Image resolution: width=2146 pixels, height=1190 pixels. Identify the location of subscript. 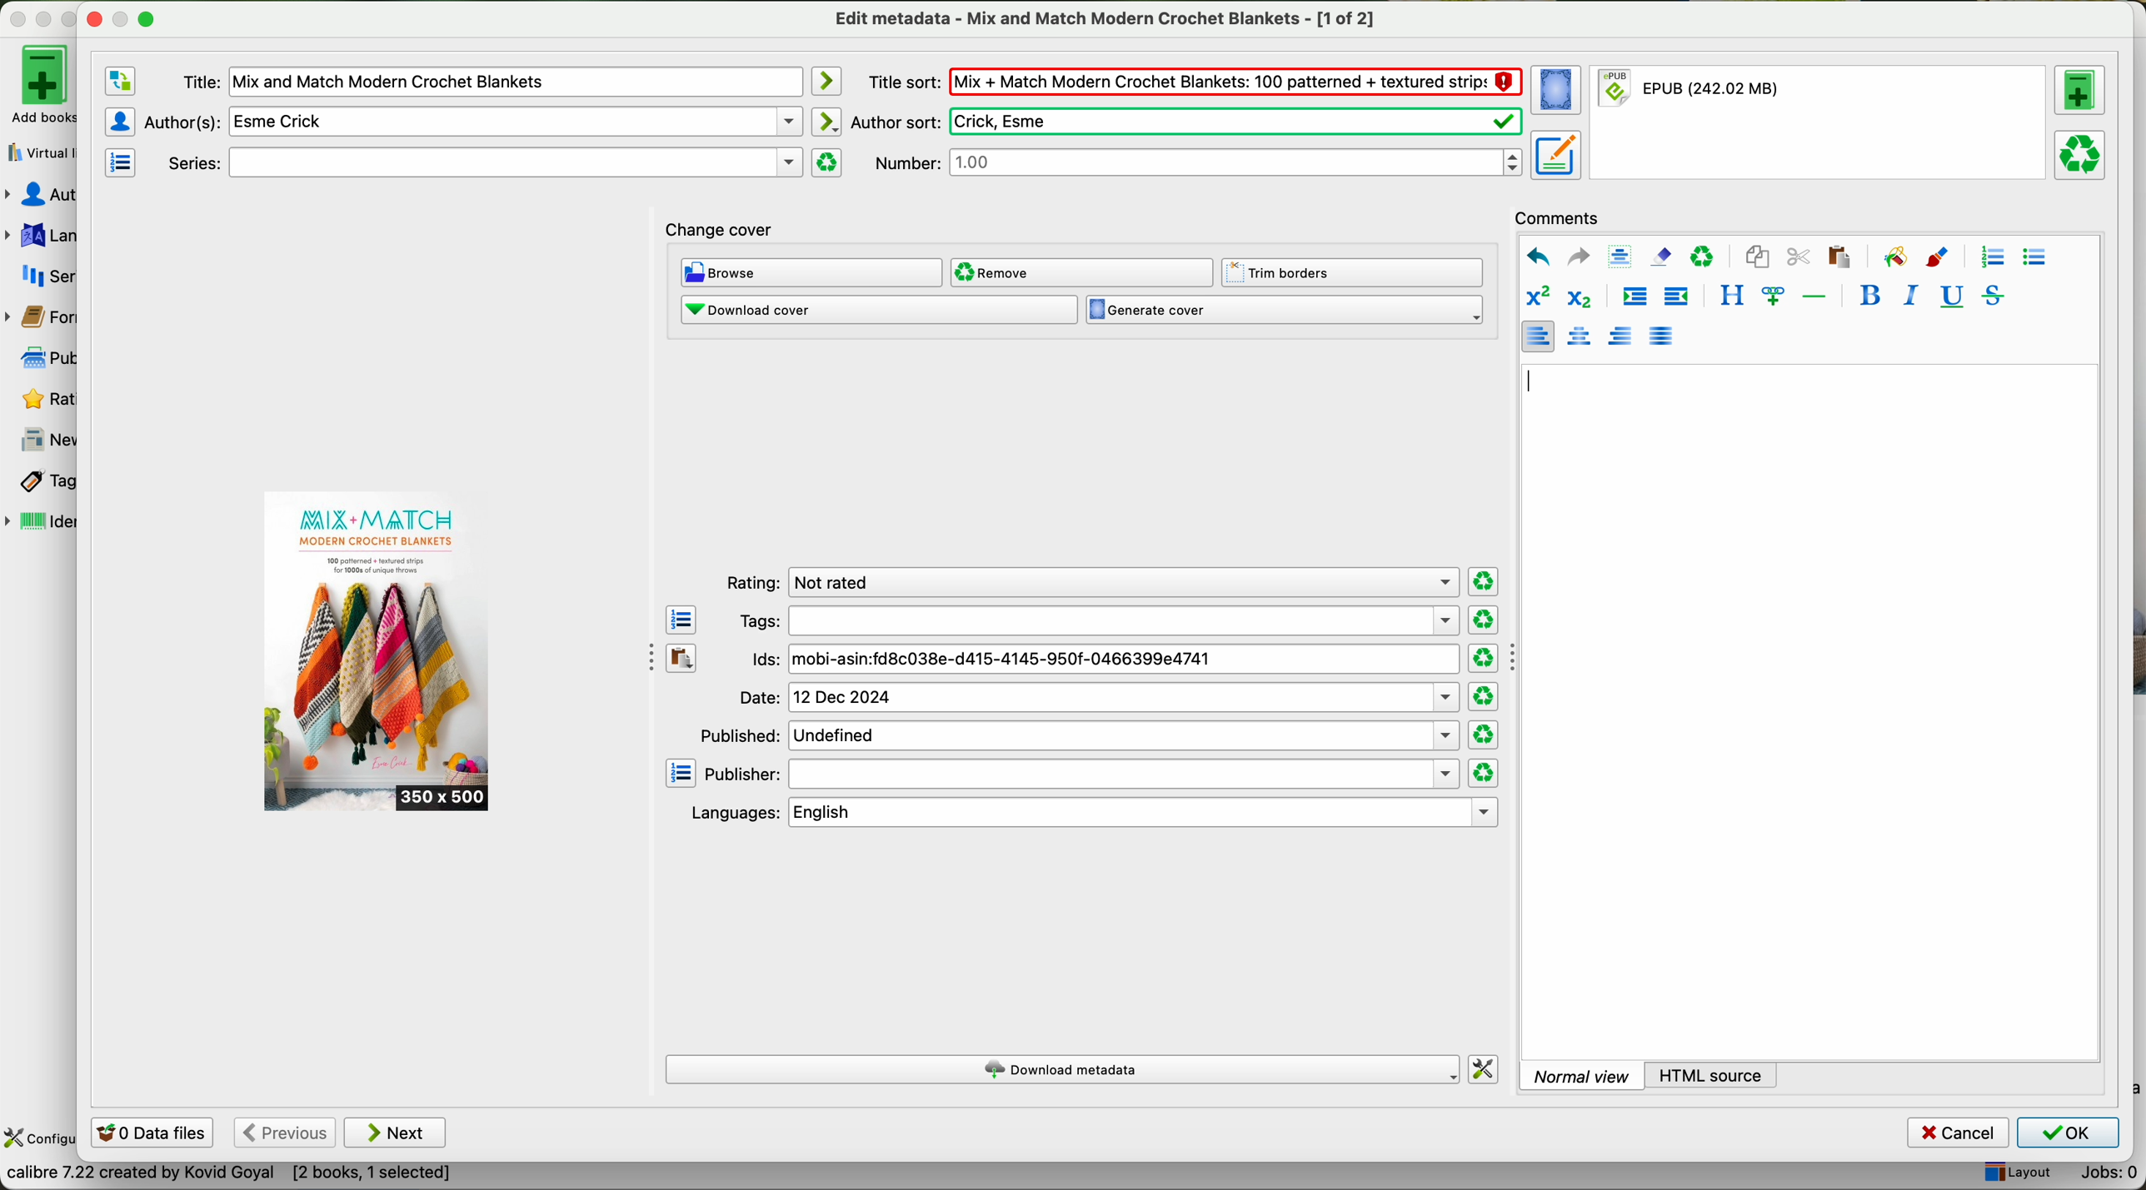
(1576, 296).